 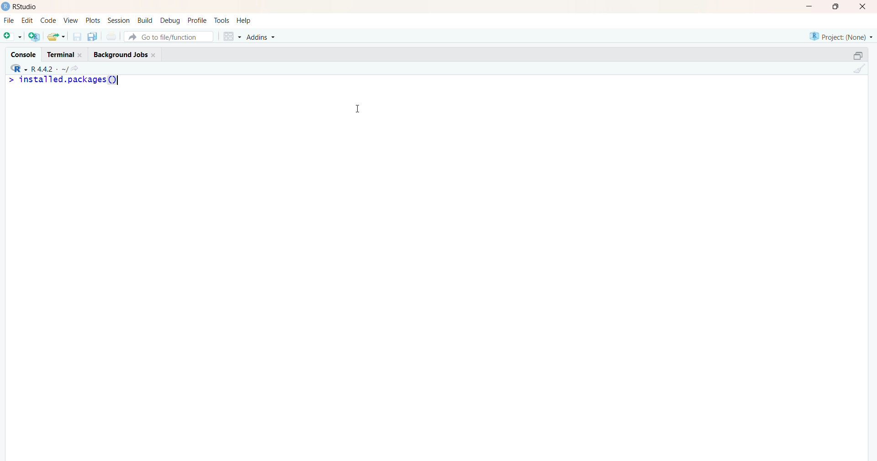 I want to click on build, so click(x=146, y=21).